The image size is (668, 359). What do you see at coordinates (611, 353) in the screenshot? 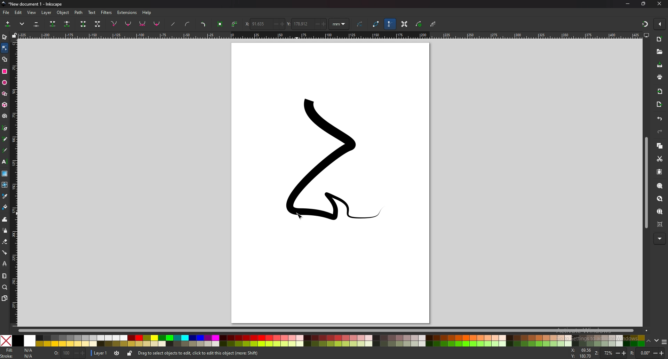
I see `zoom` at bounding box center [611, 353].